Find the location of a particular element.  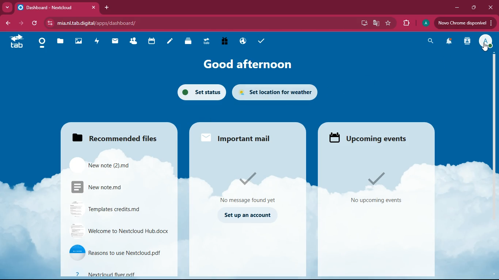

files is located at coordinates (118, 137).